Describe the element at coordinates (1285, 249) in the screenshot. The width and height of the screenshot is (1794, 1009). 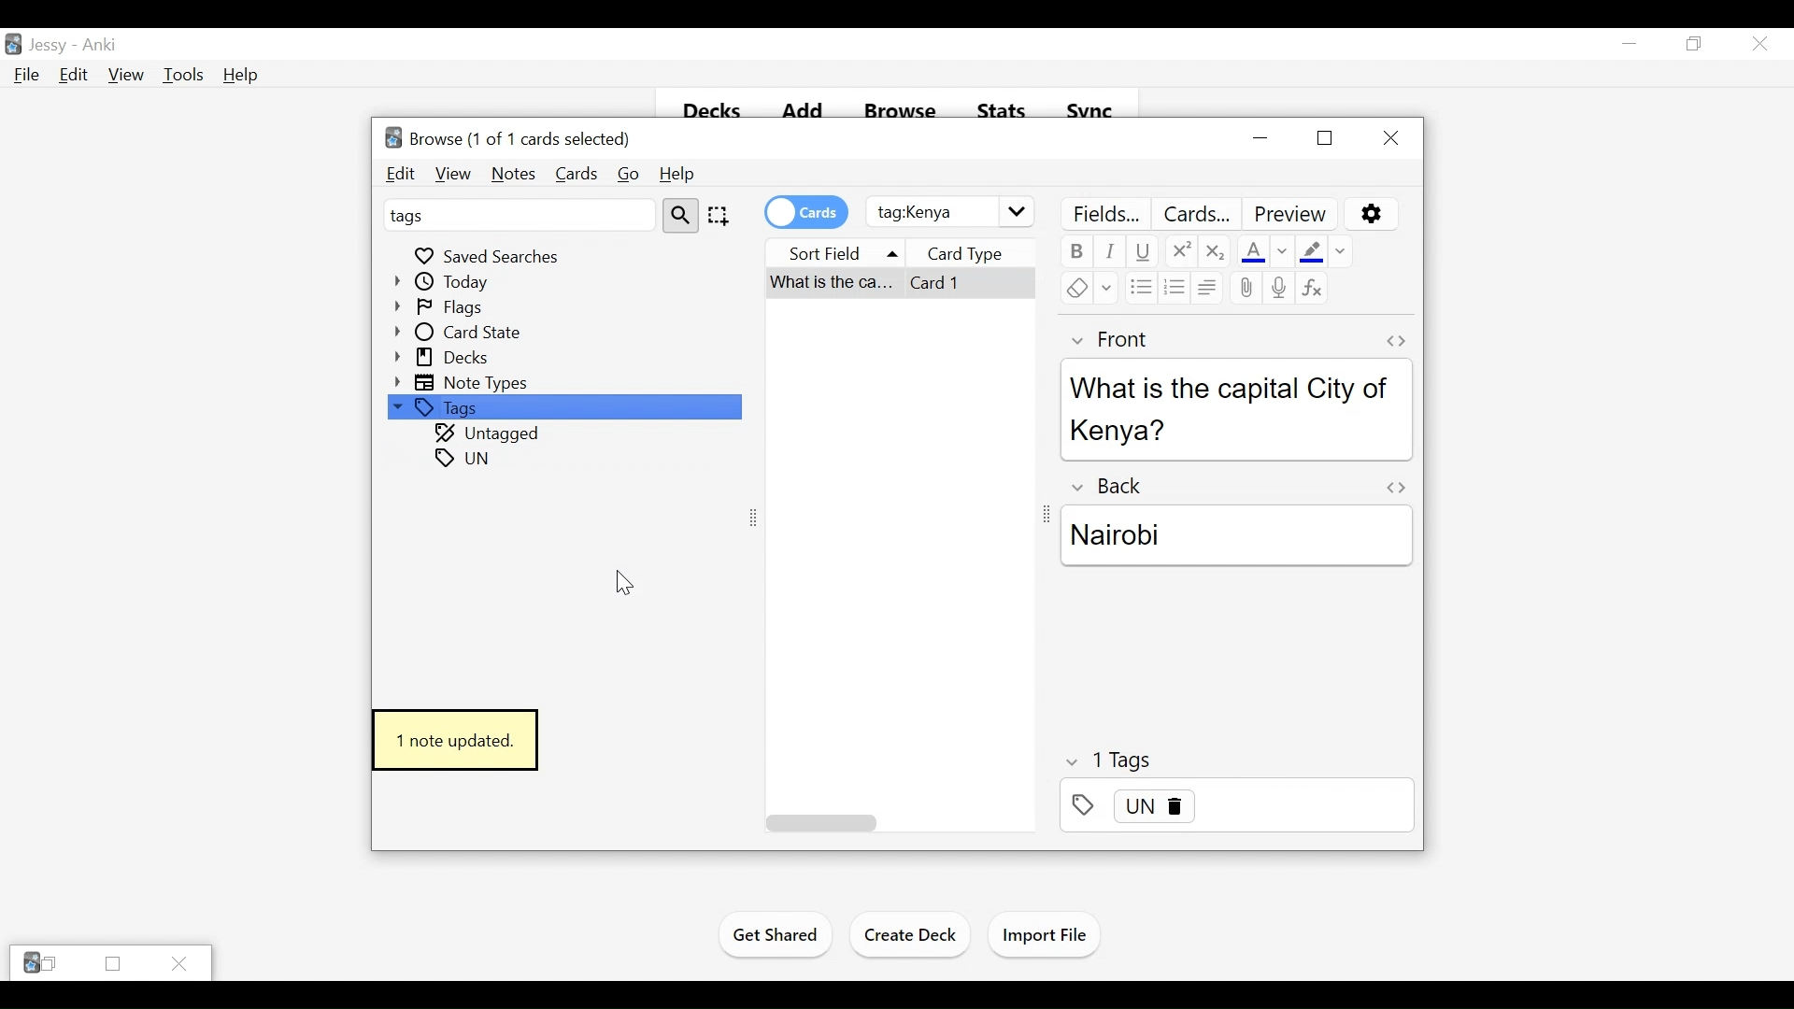
I see `Change Color` at that location.